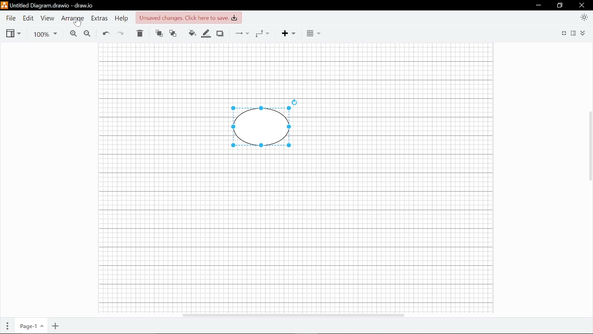 This screenshot has height=334, width=593. Describe the element at coordinates (258, 128) in the screenshot. I see `Diagram in the canvas` at that location.